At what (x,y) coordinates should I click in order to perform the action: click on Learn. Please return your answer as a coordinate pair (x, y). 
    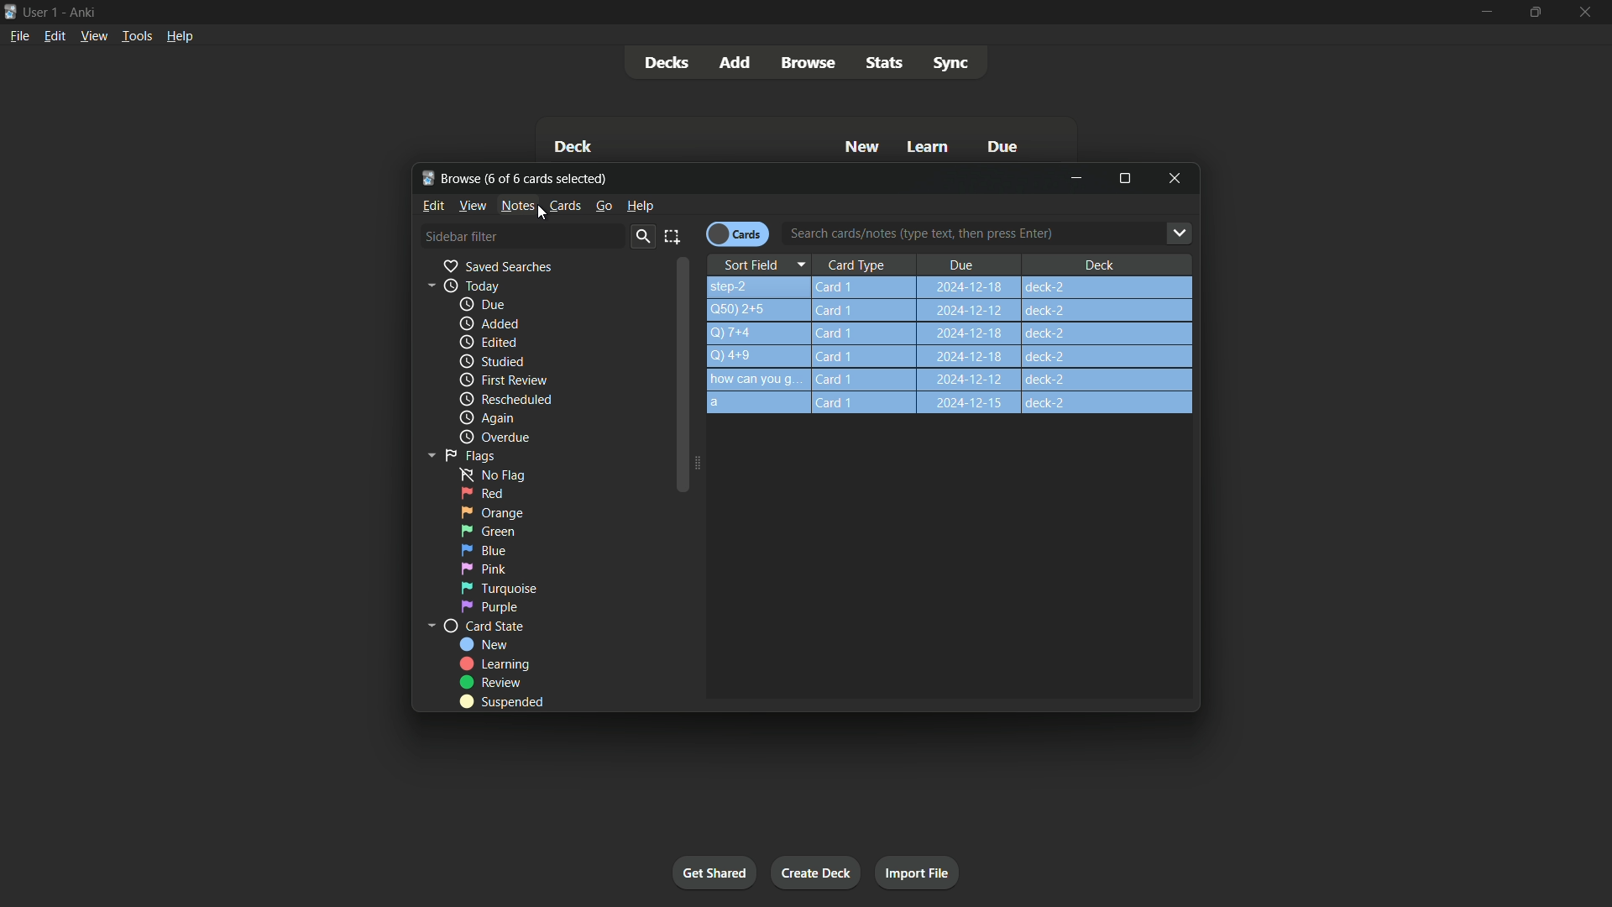
    Looking at the image, I should click on (929, 149).